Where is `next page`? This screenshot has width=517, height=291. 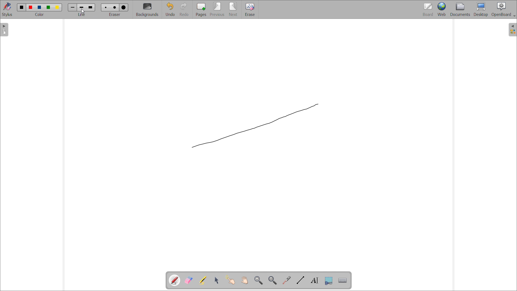
next page is located at coordinates (233, 9).